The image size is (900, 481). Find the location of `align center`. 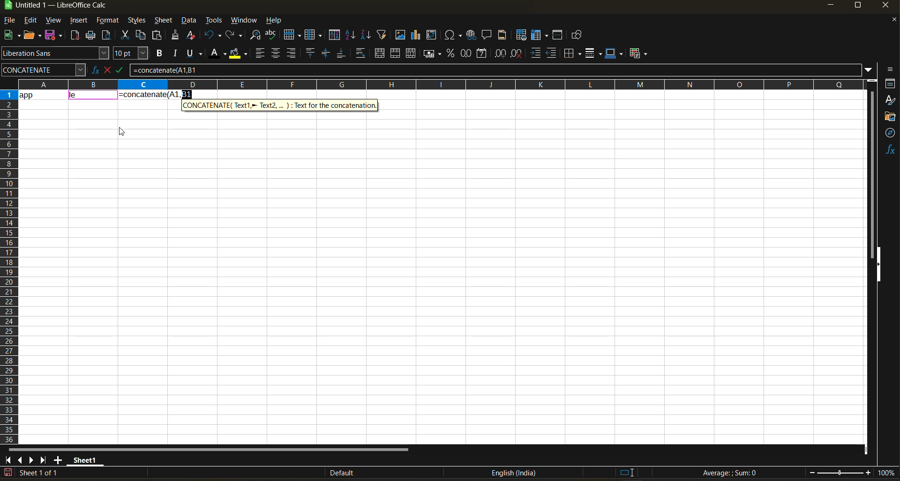

align center is located at coordinates (276, 53).